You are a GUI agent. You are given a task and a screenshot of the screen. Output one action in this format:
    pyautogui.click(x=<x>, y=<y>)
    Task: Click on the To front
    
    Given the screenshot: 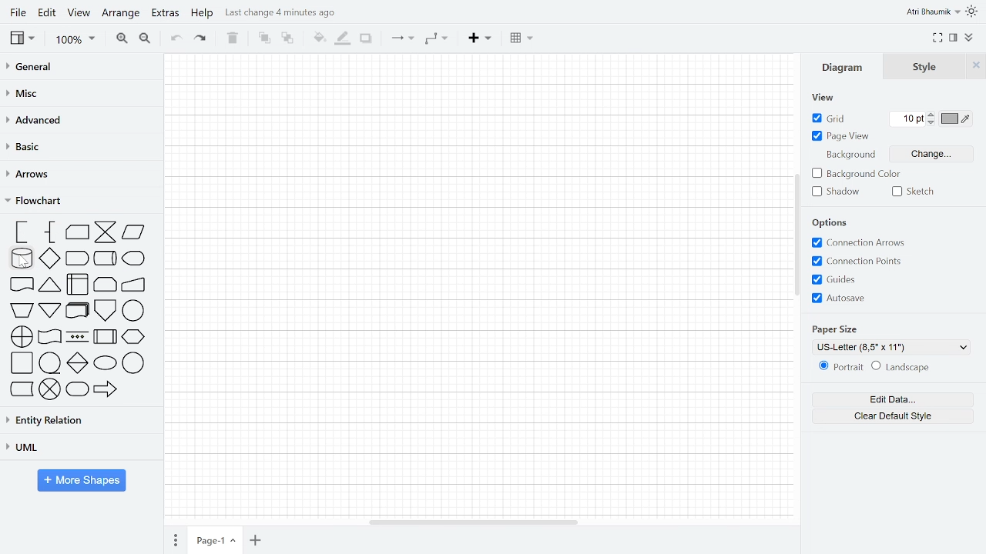 What is the action you would take?
    pyautogui.click(x=264, y=39)
    